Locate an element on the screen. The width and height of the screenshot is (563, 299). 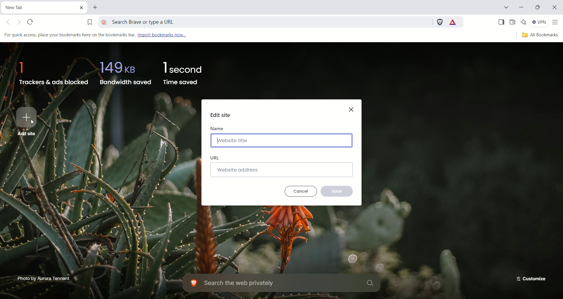
leo AI is located at coordinates (524, 22).